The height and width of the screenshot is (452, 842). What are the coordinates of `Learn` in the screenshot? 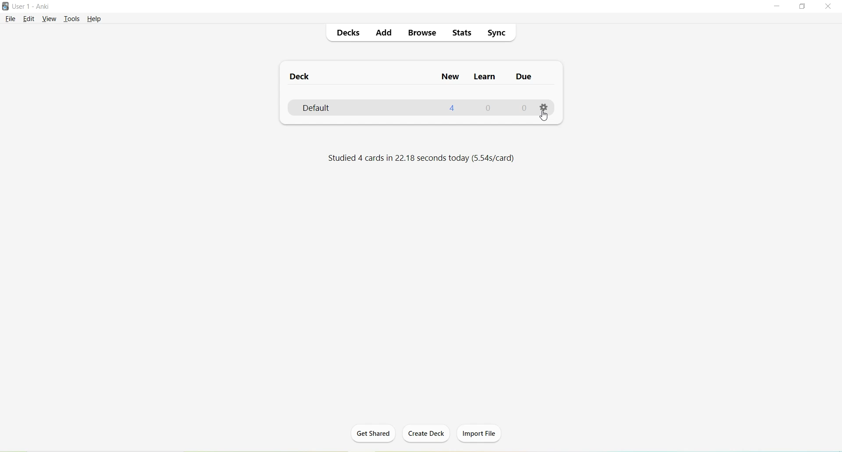 It's located at (484, 77).